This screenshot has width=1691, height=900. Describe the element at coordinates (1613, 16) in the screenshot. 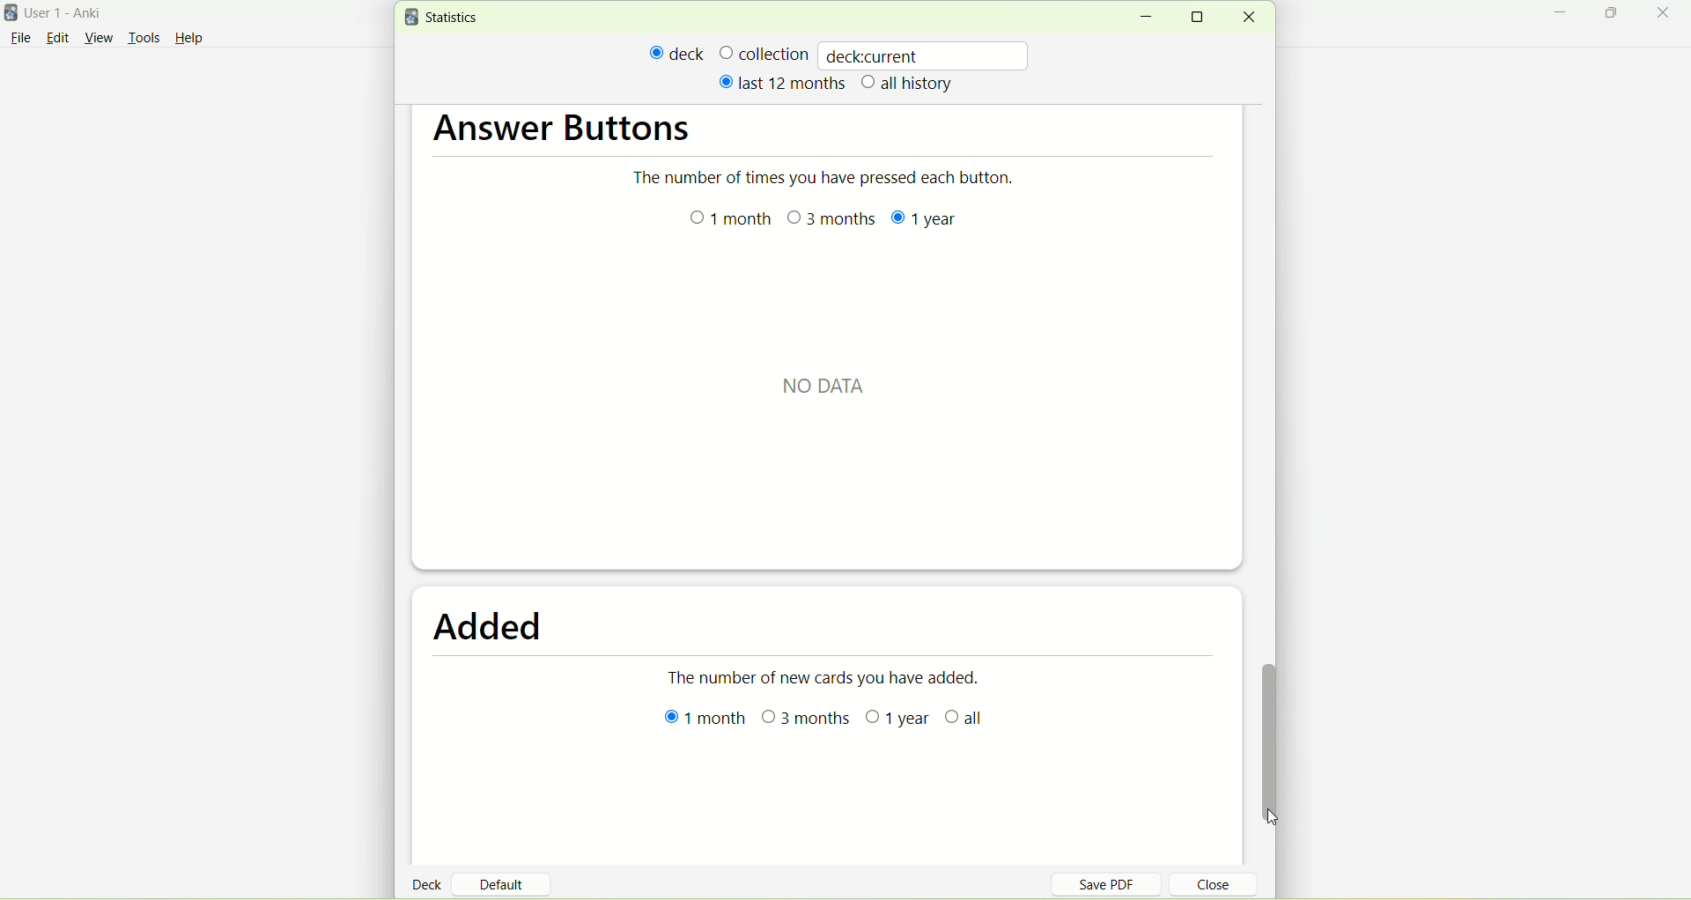

I see `maximize` at that location.